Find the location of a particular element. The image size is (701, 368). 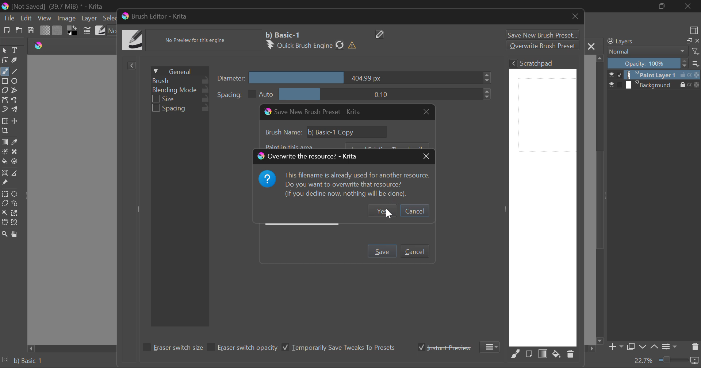

Brush Editor -Krita is located at coordinates (154, 16).